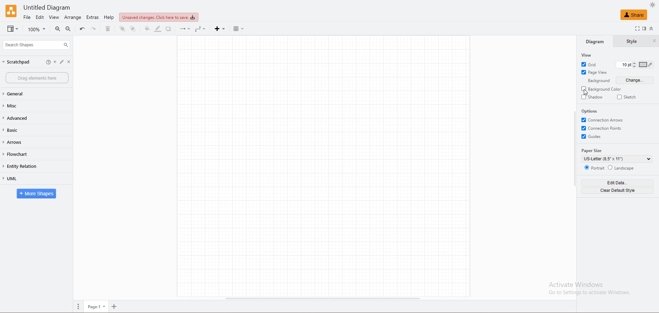 This screenshot has width=659, height=313. What do you see at coordinates (635, 63) in the screenshot?
I see `increase grid pt` at bounding box center [635, 63].